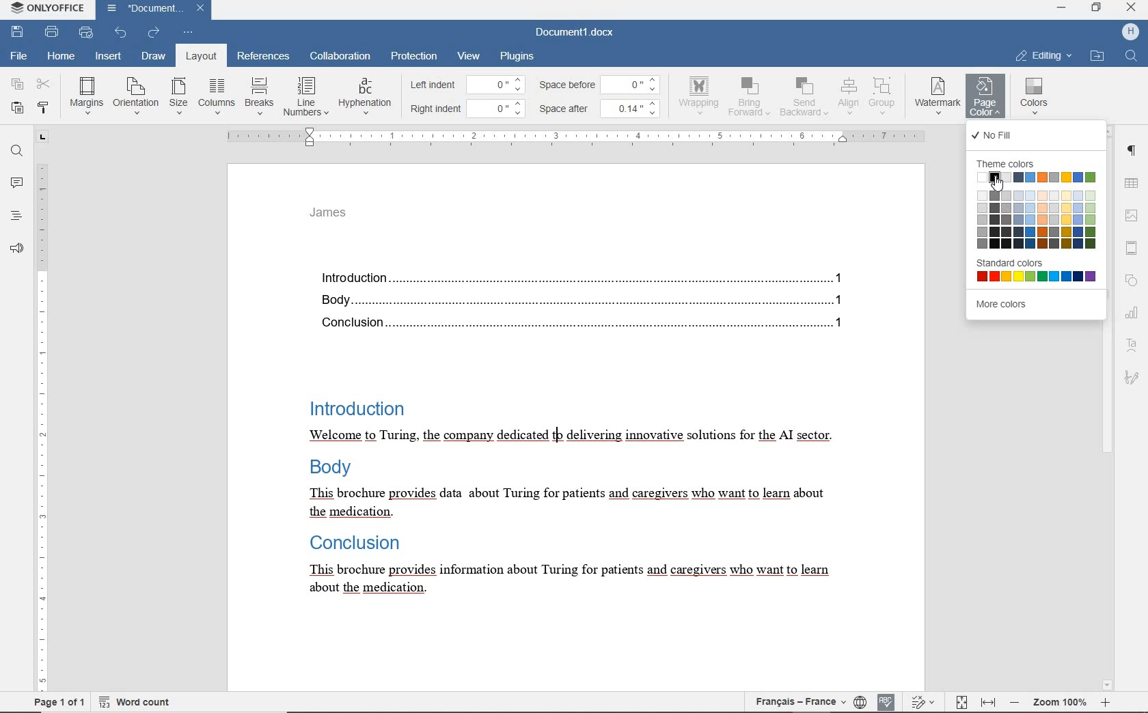  I want to click on fit to page, so click(961, 700).